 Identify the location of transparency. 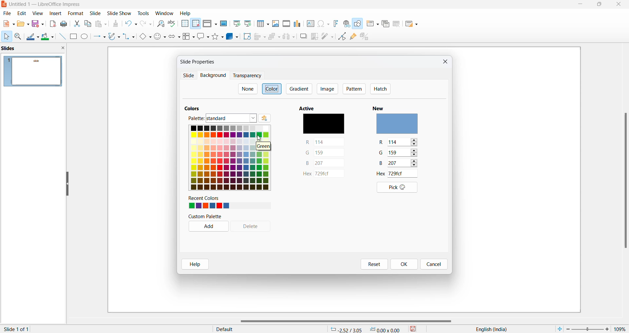
(247, 76).